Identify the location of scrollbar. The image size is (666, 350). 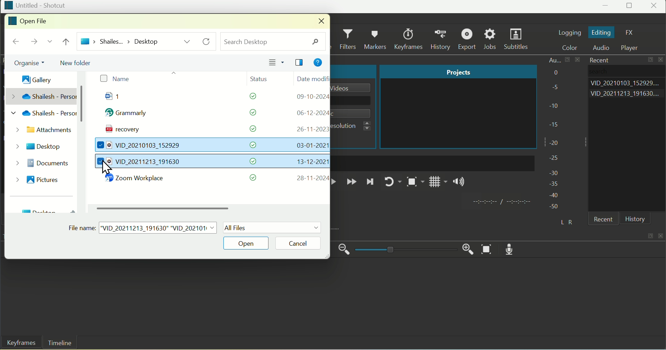
(82, 104).